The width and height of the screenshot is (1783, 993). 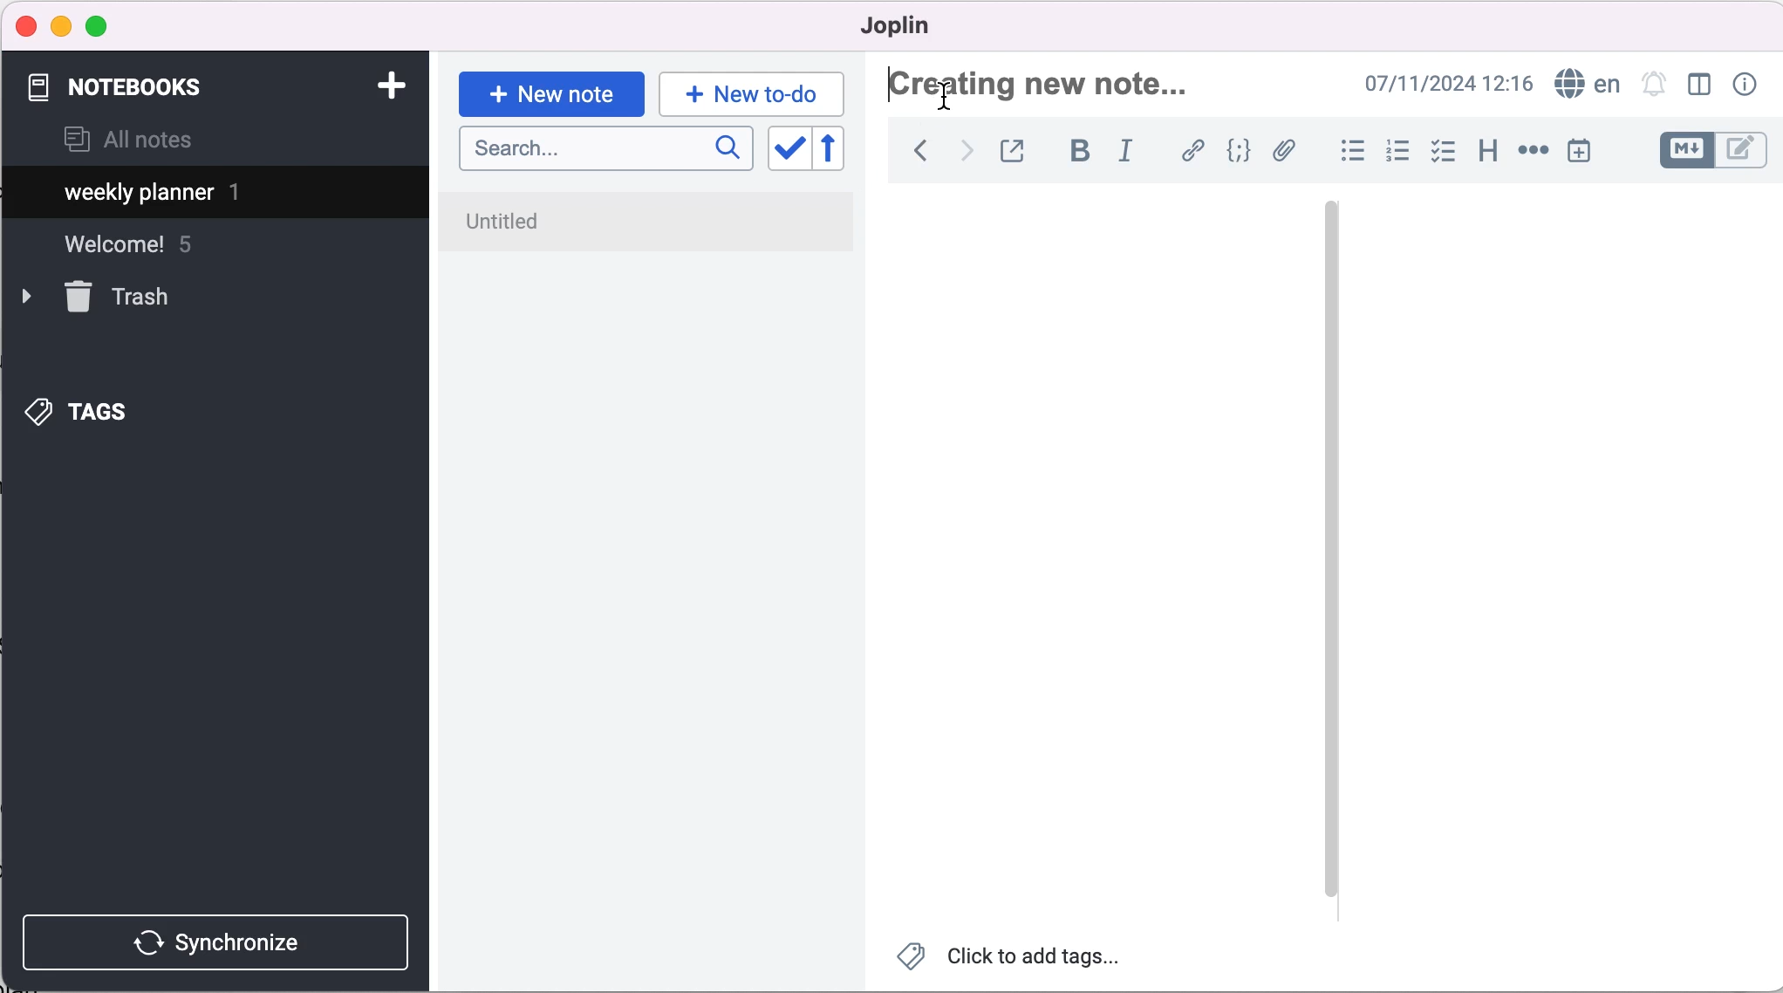 I want to click on language, so click(x=1583, y=85).